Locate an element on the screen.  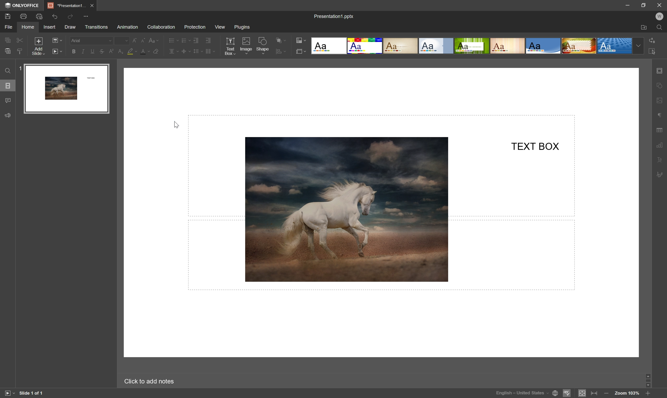
Safari is located at coordinates (579, 46).